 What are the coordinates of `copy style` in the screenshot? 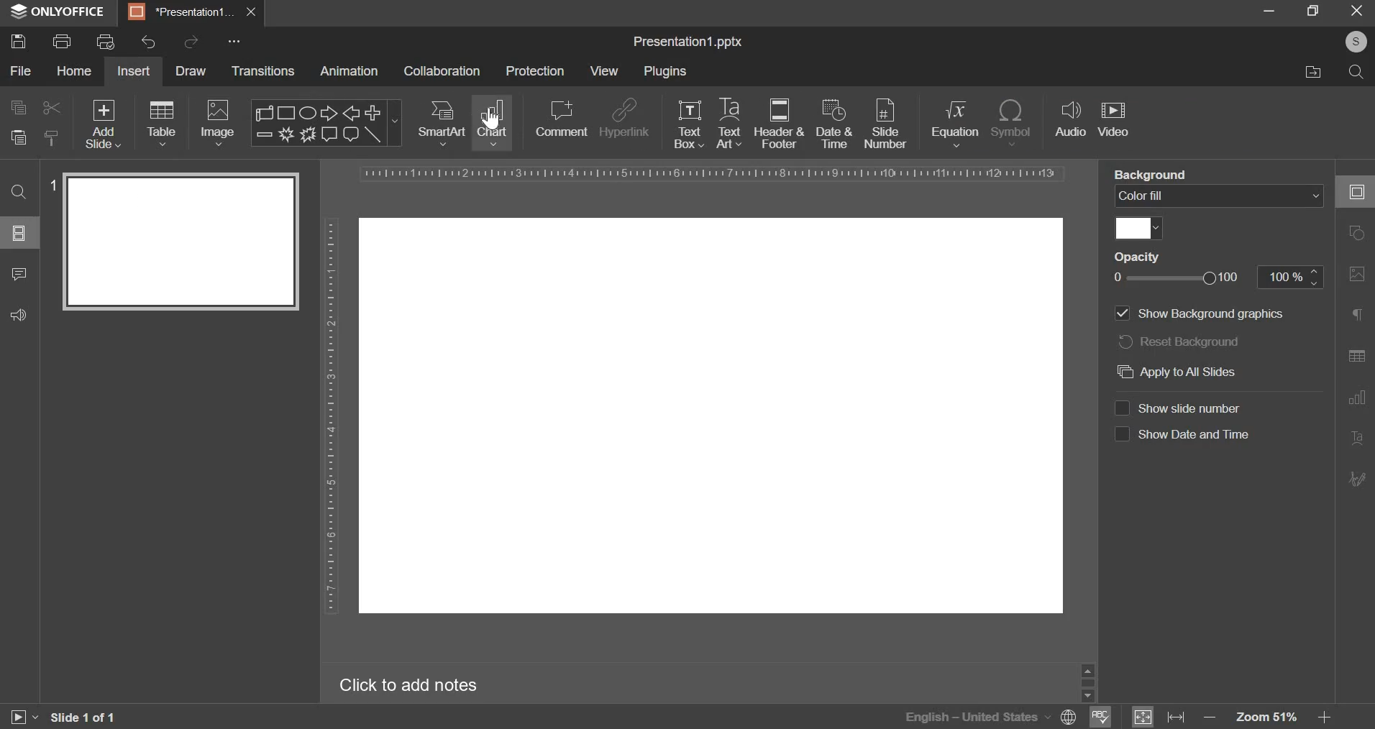 It's located at (52, 137).